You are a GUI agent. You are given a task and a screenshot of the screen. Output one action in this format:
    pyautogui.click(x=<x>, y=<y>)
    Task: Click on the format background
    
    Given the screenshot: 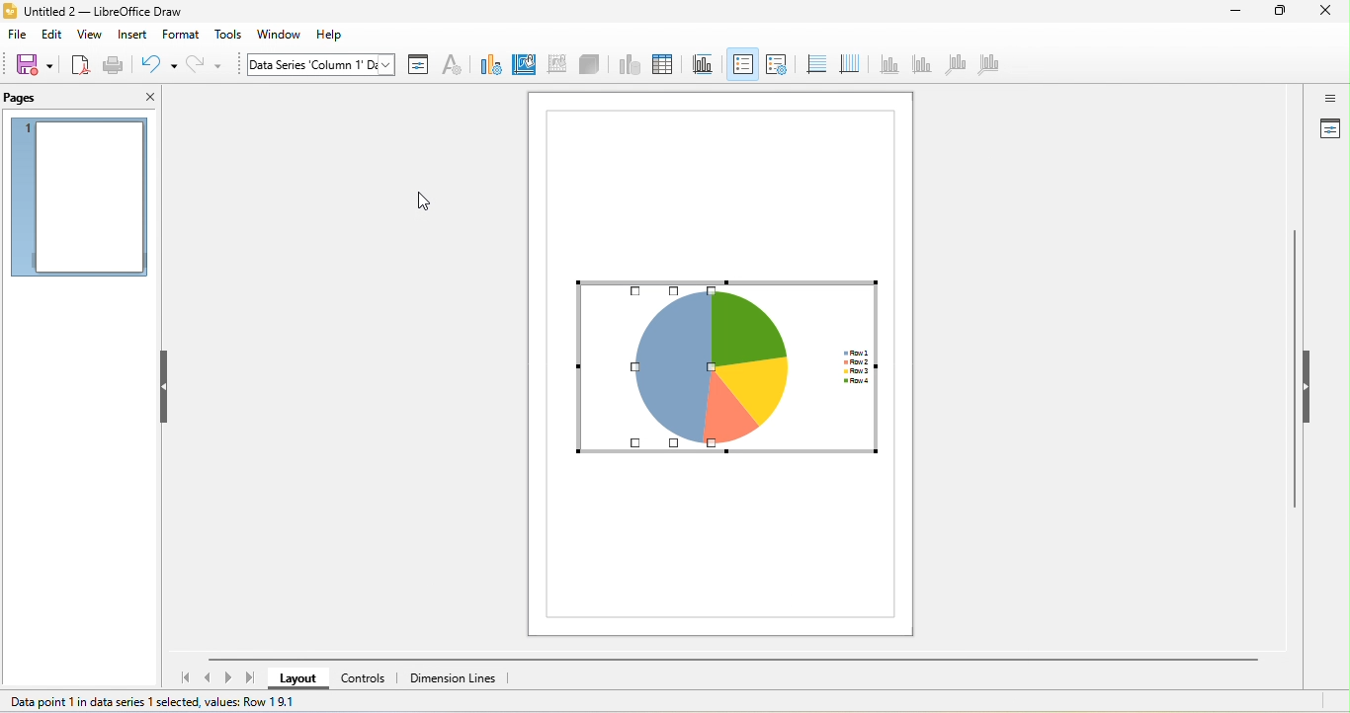 What is the action you would take?
    pyautogui.click(x=523, y=64)
    